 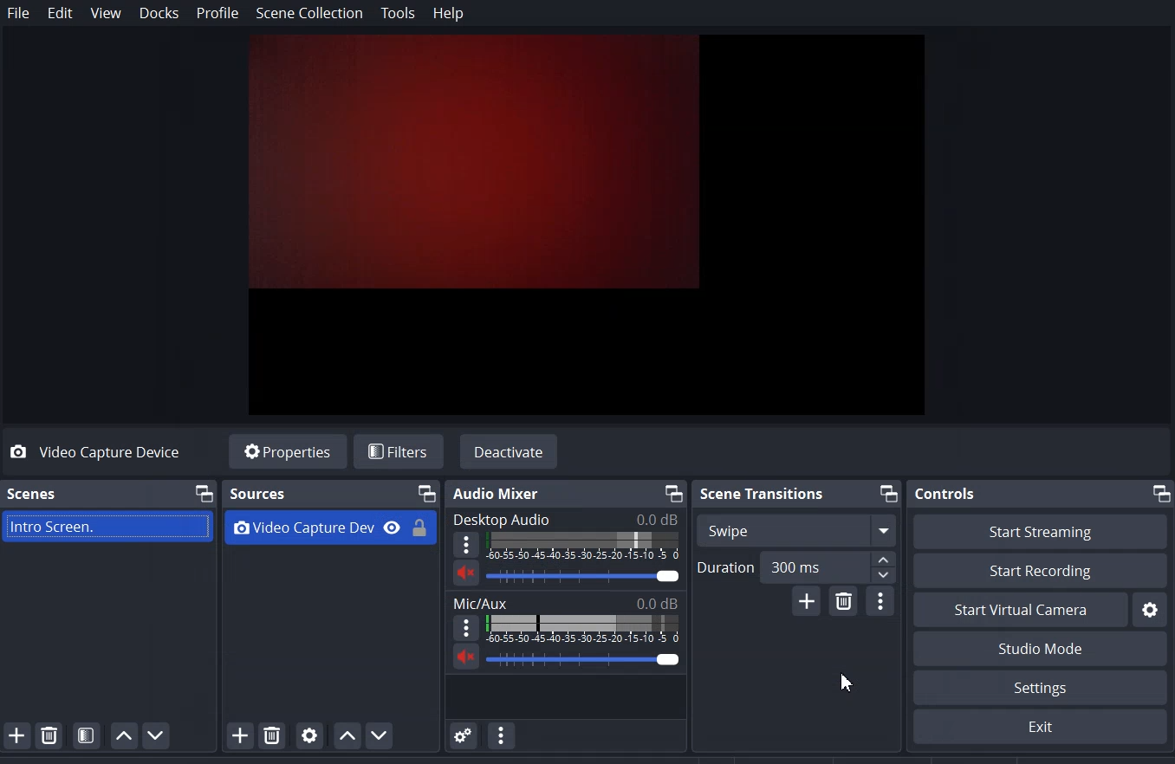 I want to click on Move Scene Down, so click(x=157, y=735).